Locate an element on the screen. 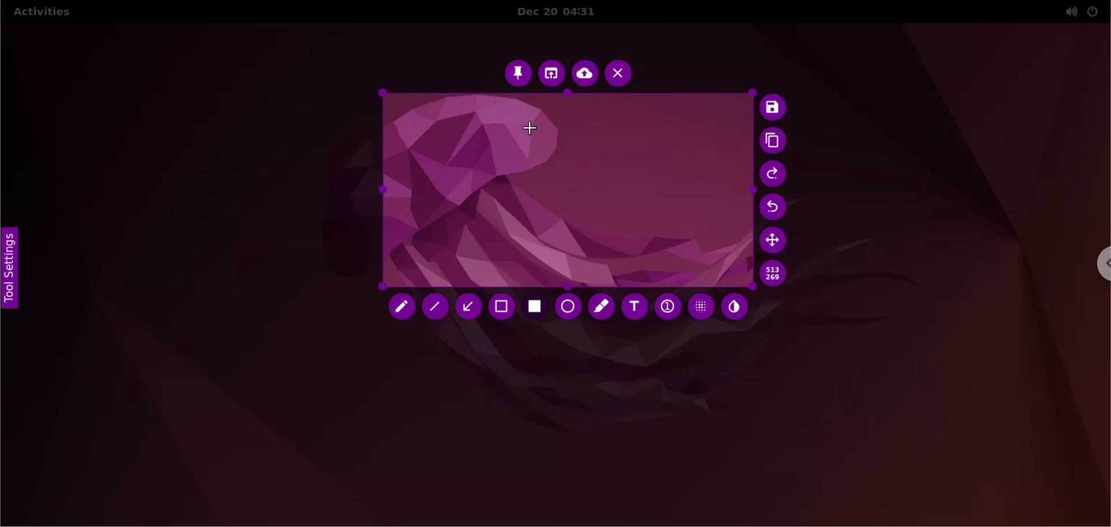 The image size is (1111, 527). marker tool is located at coordinates (601, 309).